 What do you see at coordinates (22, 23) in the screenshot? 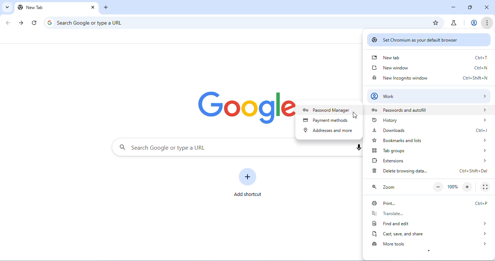
I see `go forward` at bounding box center [22, 23].